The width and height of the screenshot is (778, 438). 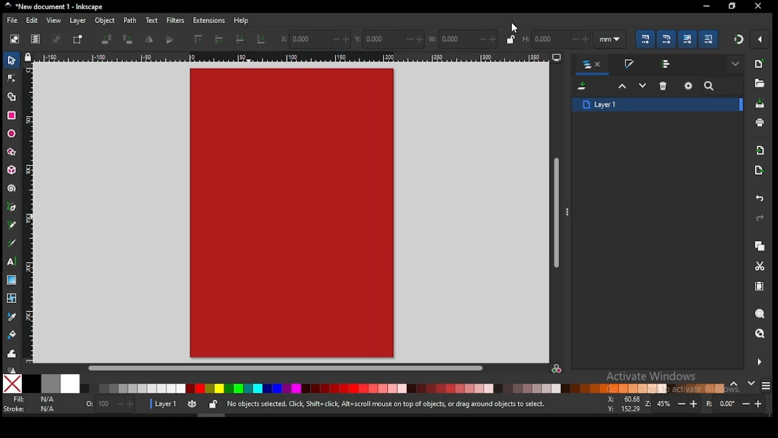 What do you see at coordinates (13, 60) in the screenshot?
I see `select` at bounding box center [13, 60].